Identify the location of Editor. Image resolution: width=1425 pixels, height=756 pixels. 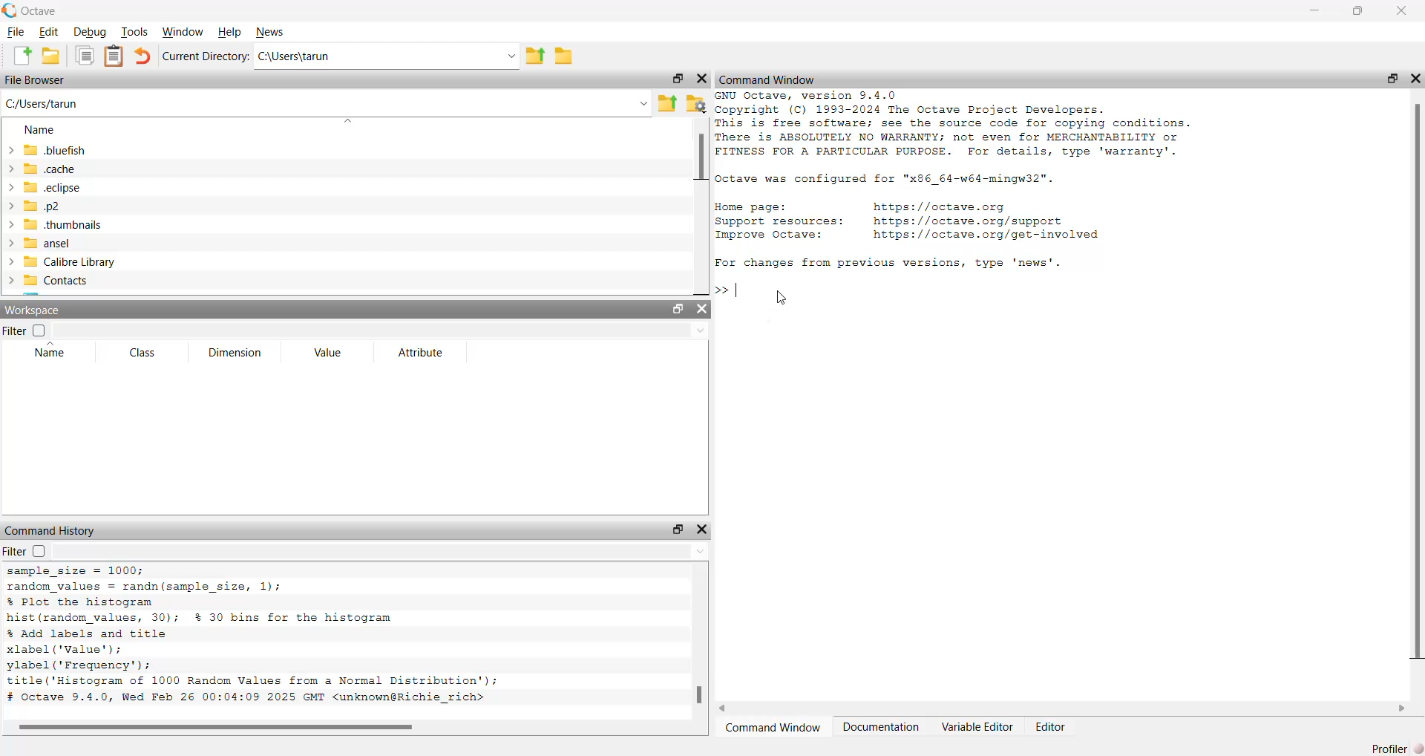
(1052, 726).